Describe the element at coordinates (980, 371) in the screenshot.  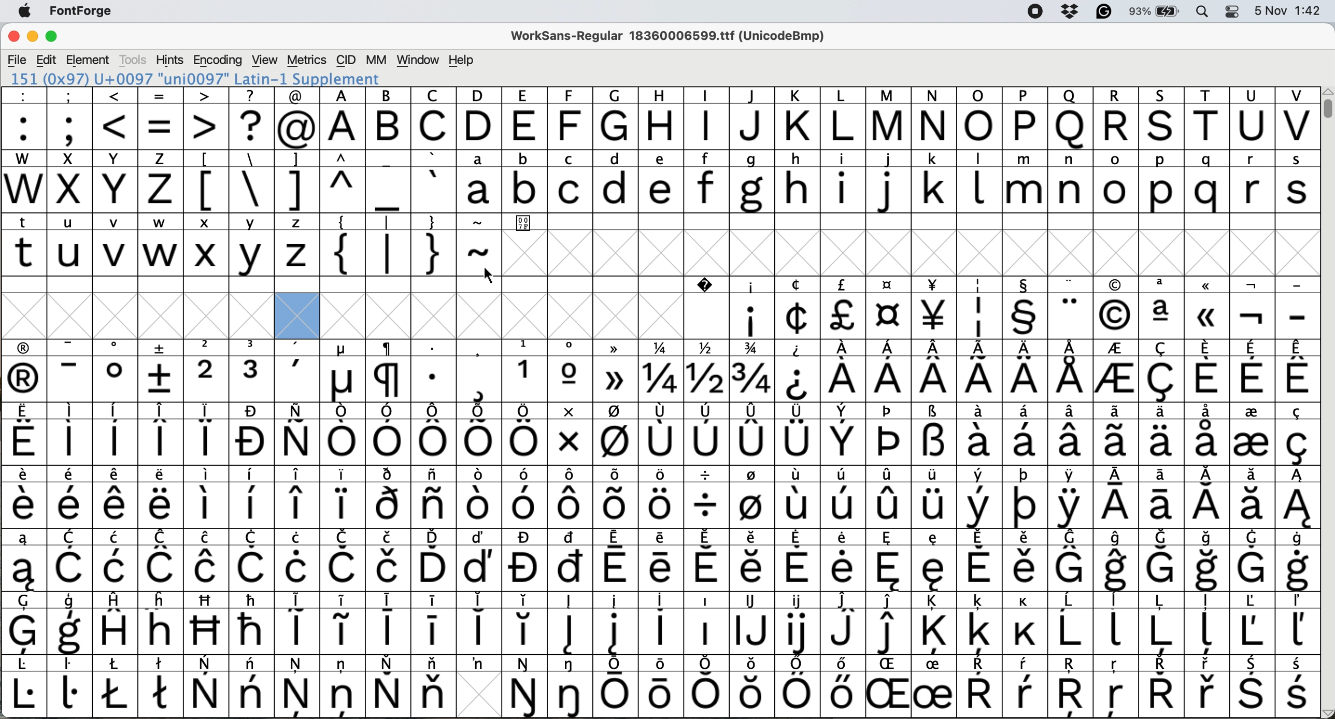
I see `symbol` at that location.